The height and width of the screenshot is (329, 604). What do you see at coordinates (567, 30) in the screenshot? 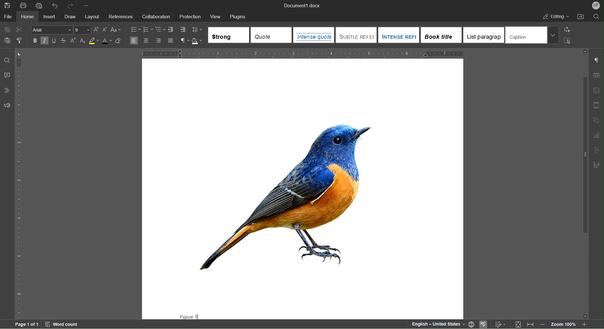
I see `Replace` at bounding box center [567, 30].